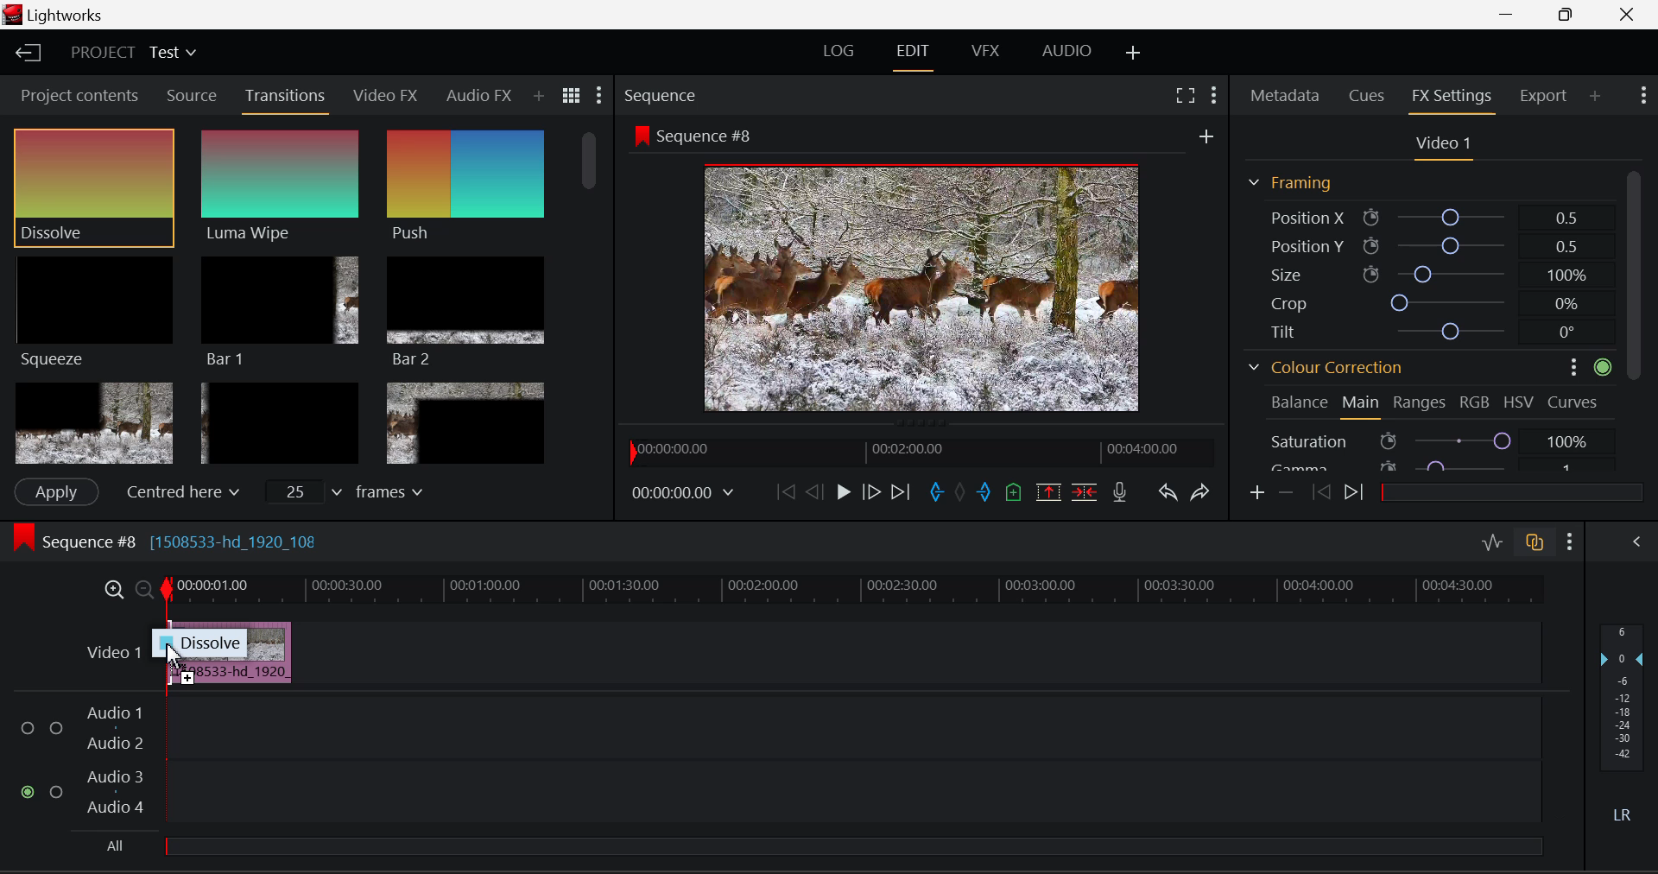  What do you see at coordinates (1285, 97) in the screenshot?
I see `Metadata` at bounding box center [1285, 97].